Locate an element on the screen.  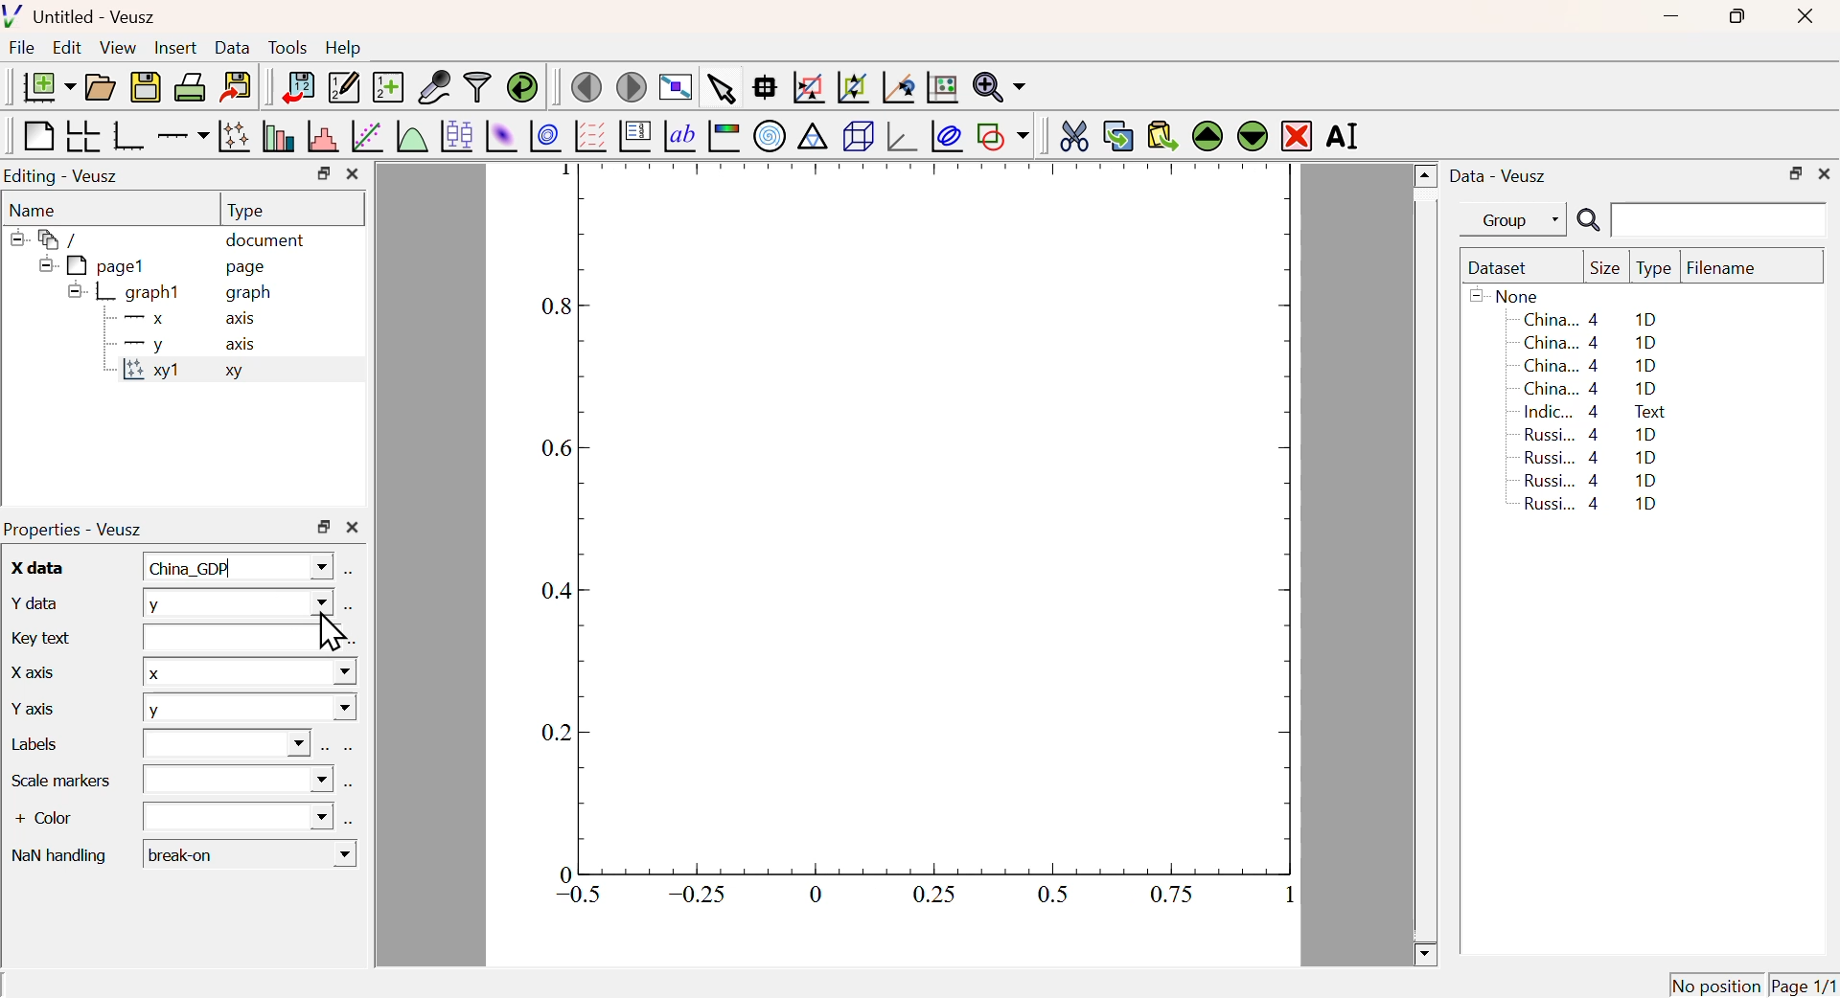
New Document is located at coordinates (48, 87).